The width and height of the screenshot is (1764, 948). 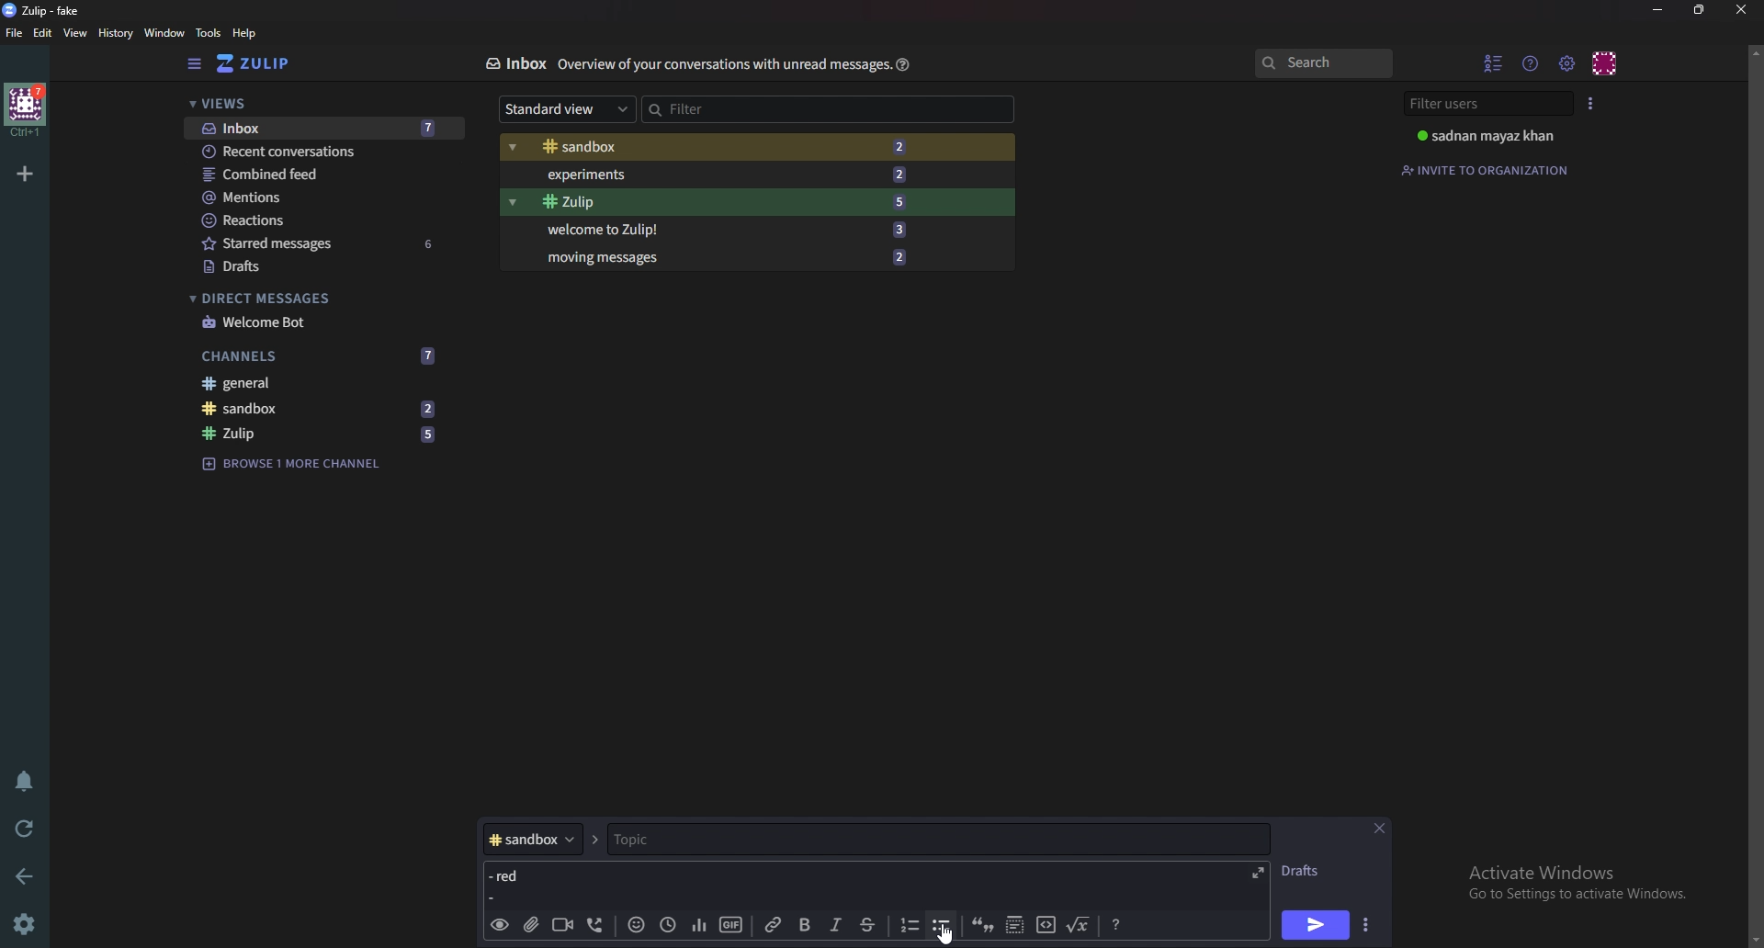 What do you see at coordinates (1378, 829) in the screenshot?
I see `Close message` at bounding box center [1378, 829].